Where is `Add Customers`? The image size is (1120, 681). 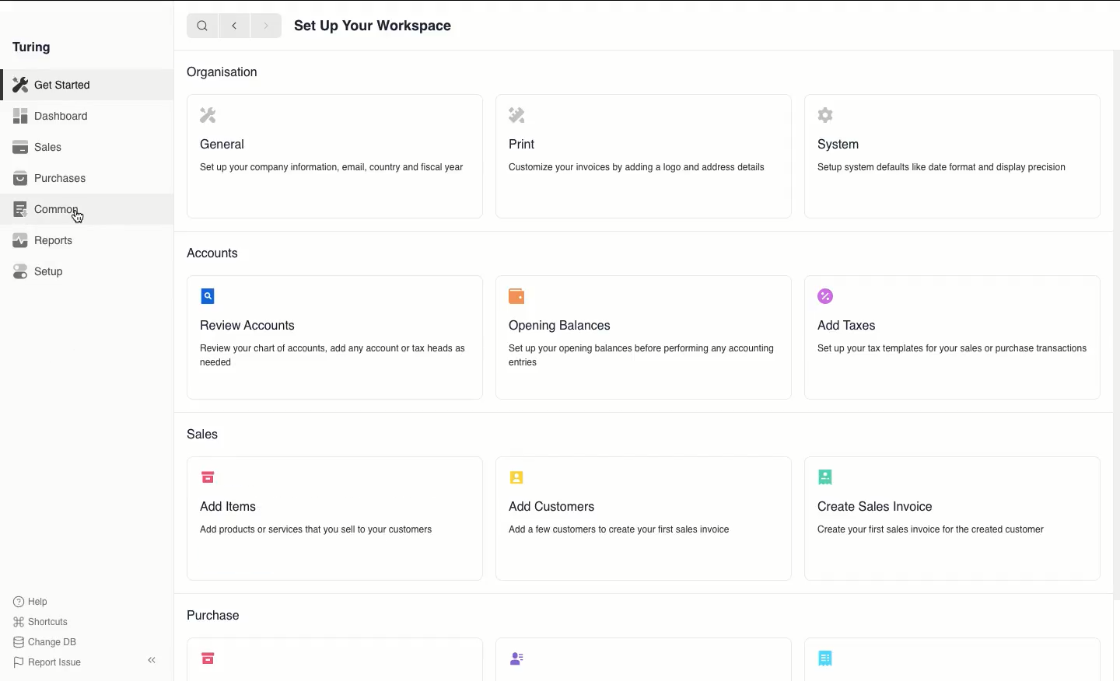 Add Customers is located at coordinates (555, 491).